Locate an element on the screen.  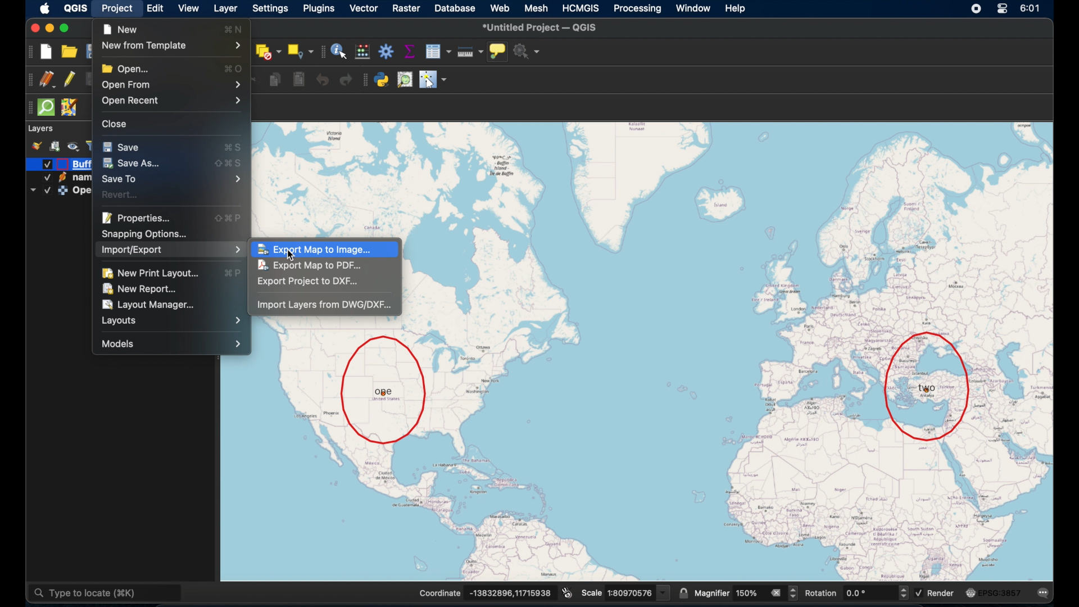
rotation input value is located at coordinates (868, 594).